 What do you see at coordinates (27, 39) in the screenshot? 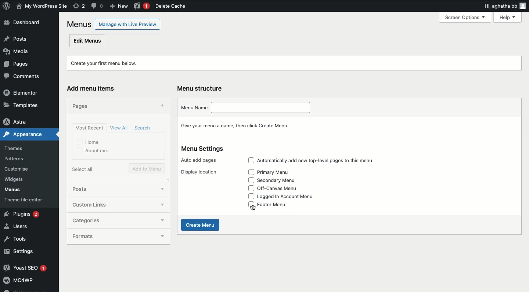
I see `Posts` at bounding box center [27, 39].